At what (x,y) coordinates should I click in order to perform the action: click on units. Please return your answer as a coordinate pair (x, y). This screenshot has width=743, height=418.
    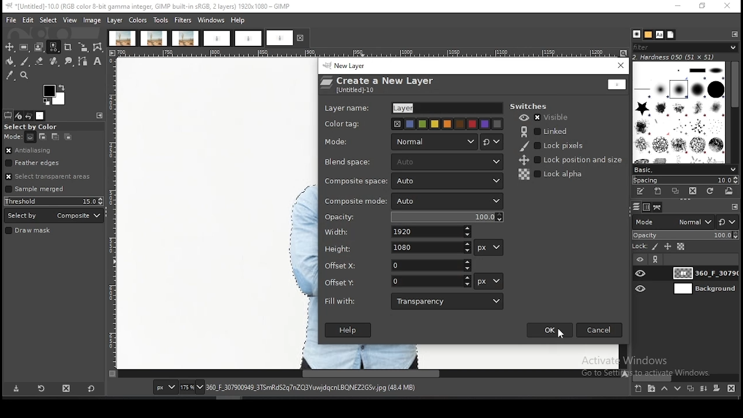
    Looking at the image, I should click on (489, 281).